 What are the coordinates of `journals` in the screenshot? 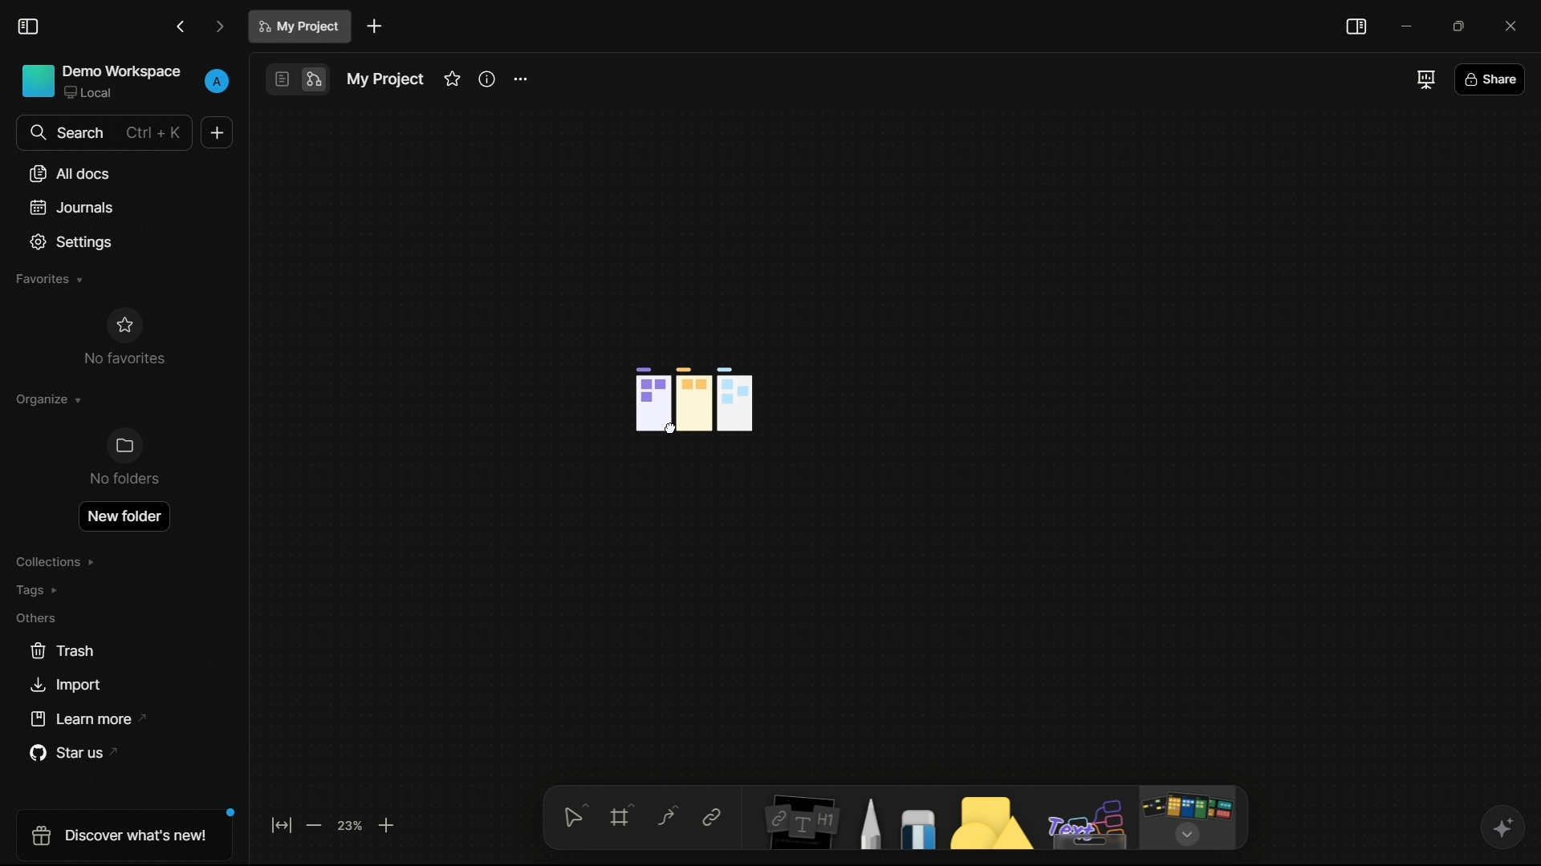 It's located at (72, 208).